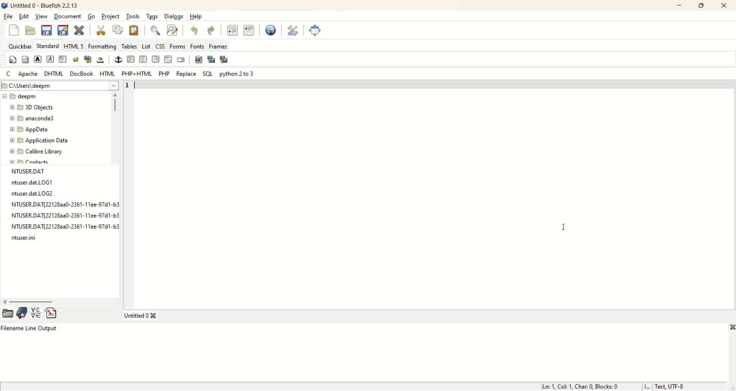  I want to click on preview in browser, so click(270, 30).